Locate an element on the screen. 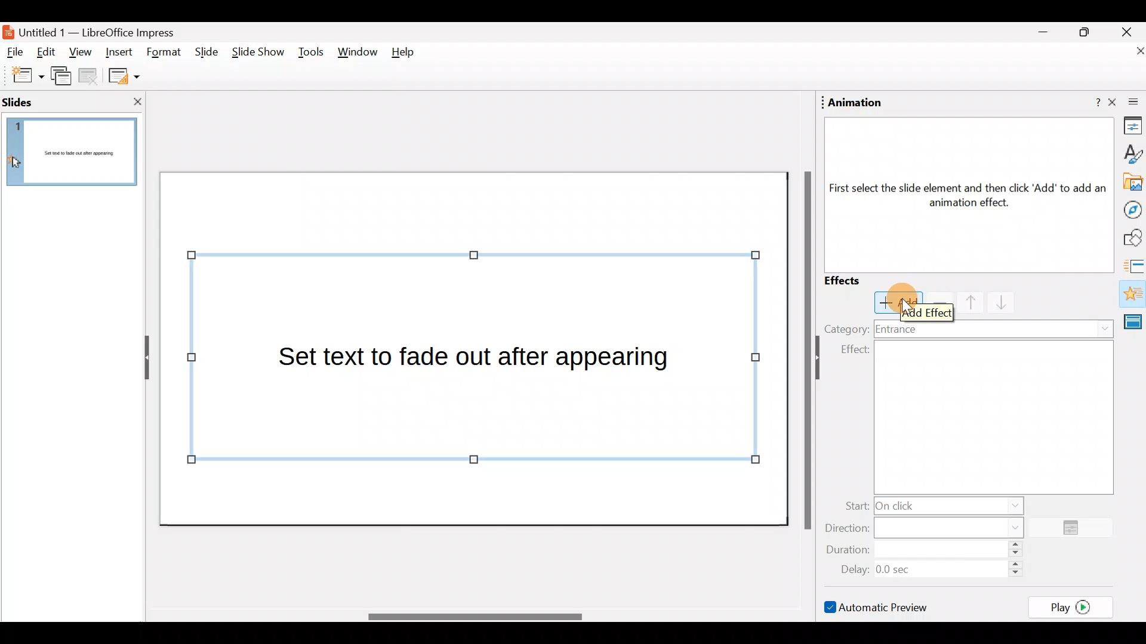 This screenshot has height=644, width=1146. Insert is located at coordinates (119, 50).